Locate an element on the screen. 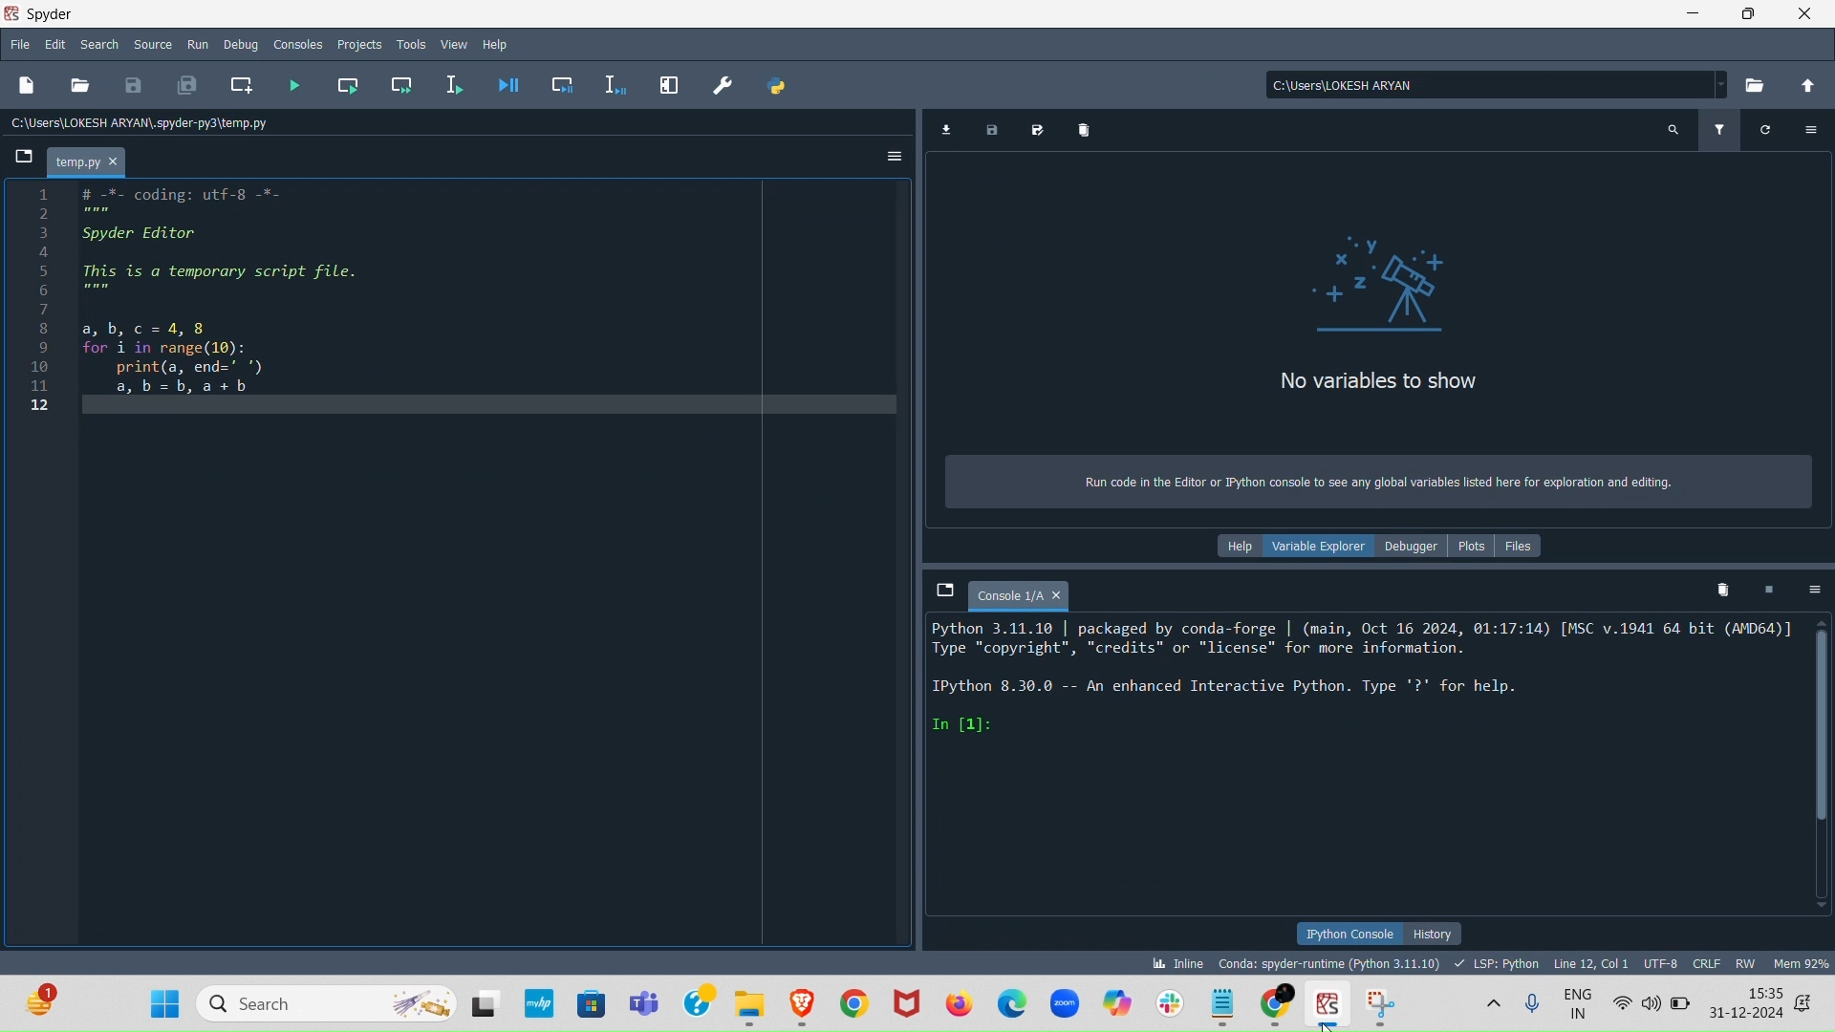  Save data as is located at coordinates (1033, 129).